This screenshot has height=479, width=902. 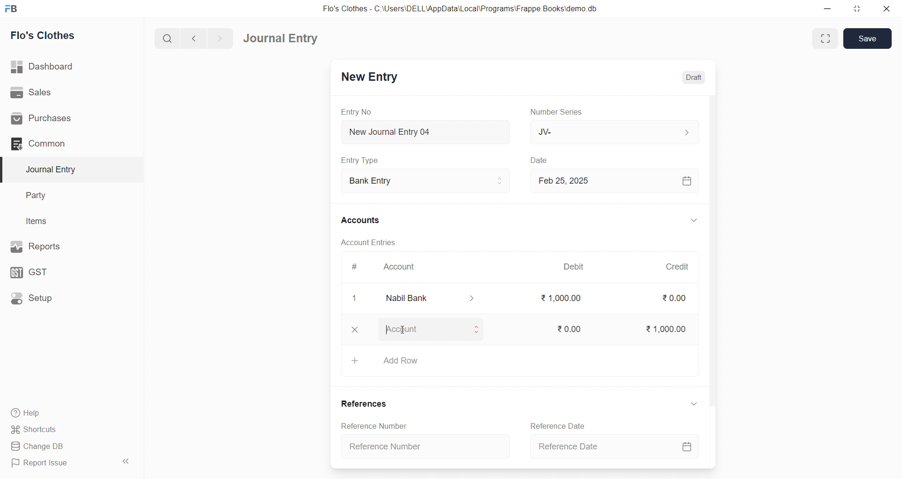 I want to click on Party, so click(x=66, y=196).